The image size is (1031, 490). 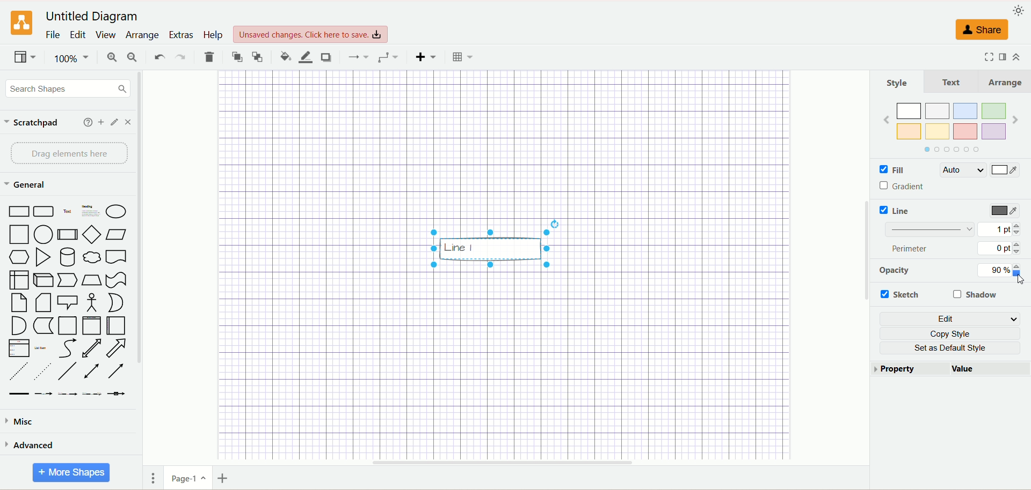 What do you see at coordinates (460, 56) in the screenshot?
I see `table` at bounding box center [460, 56].